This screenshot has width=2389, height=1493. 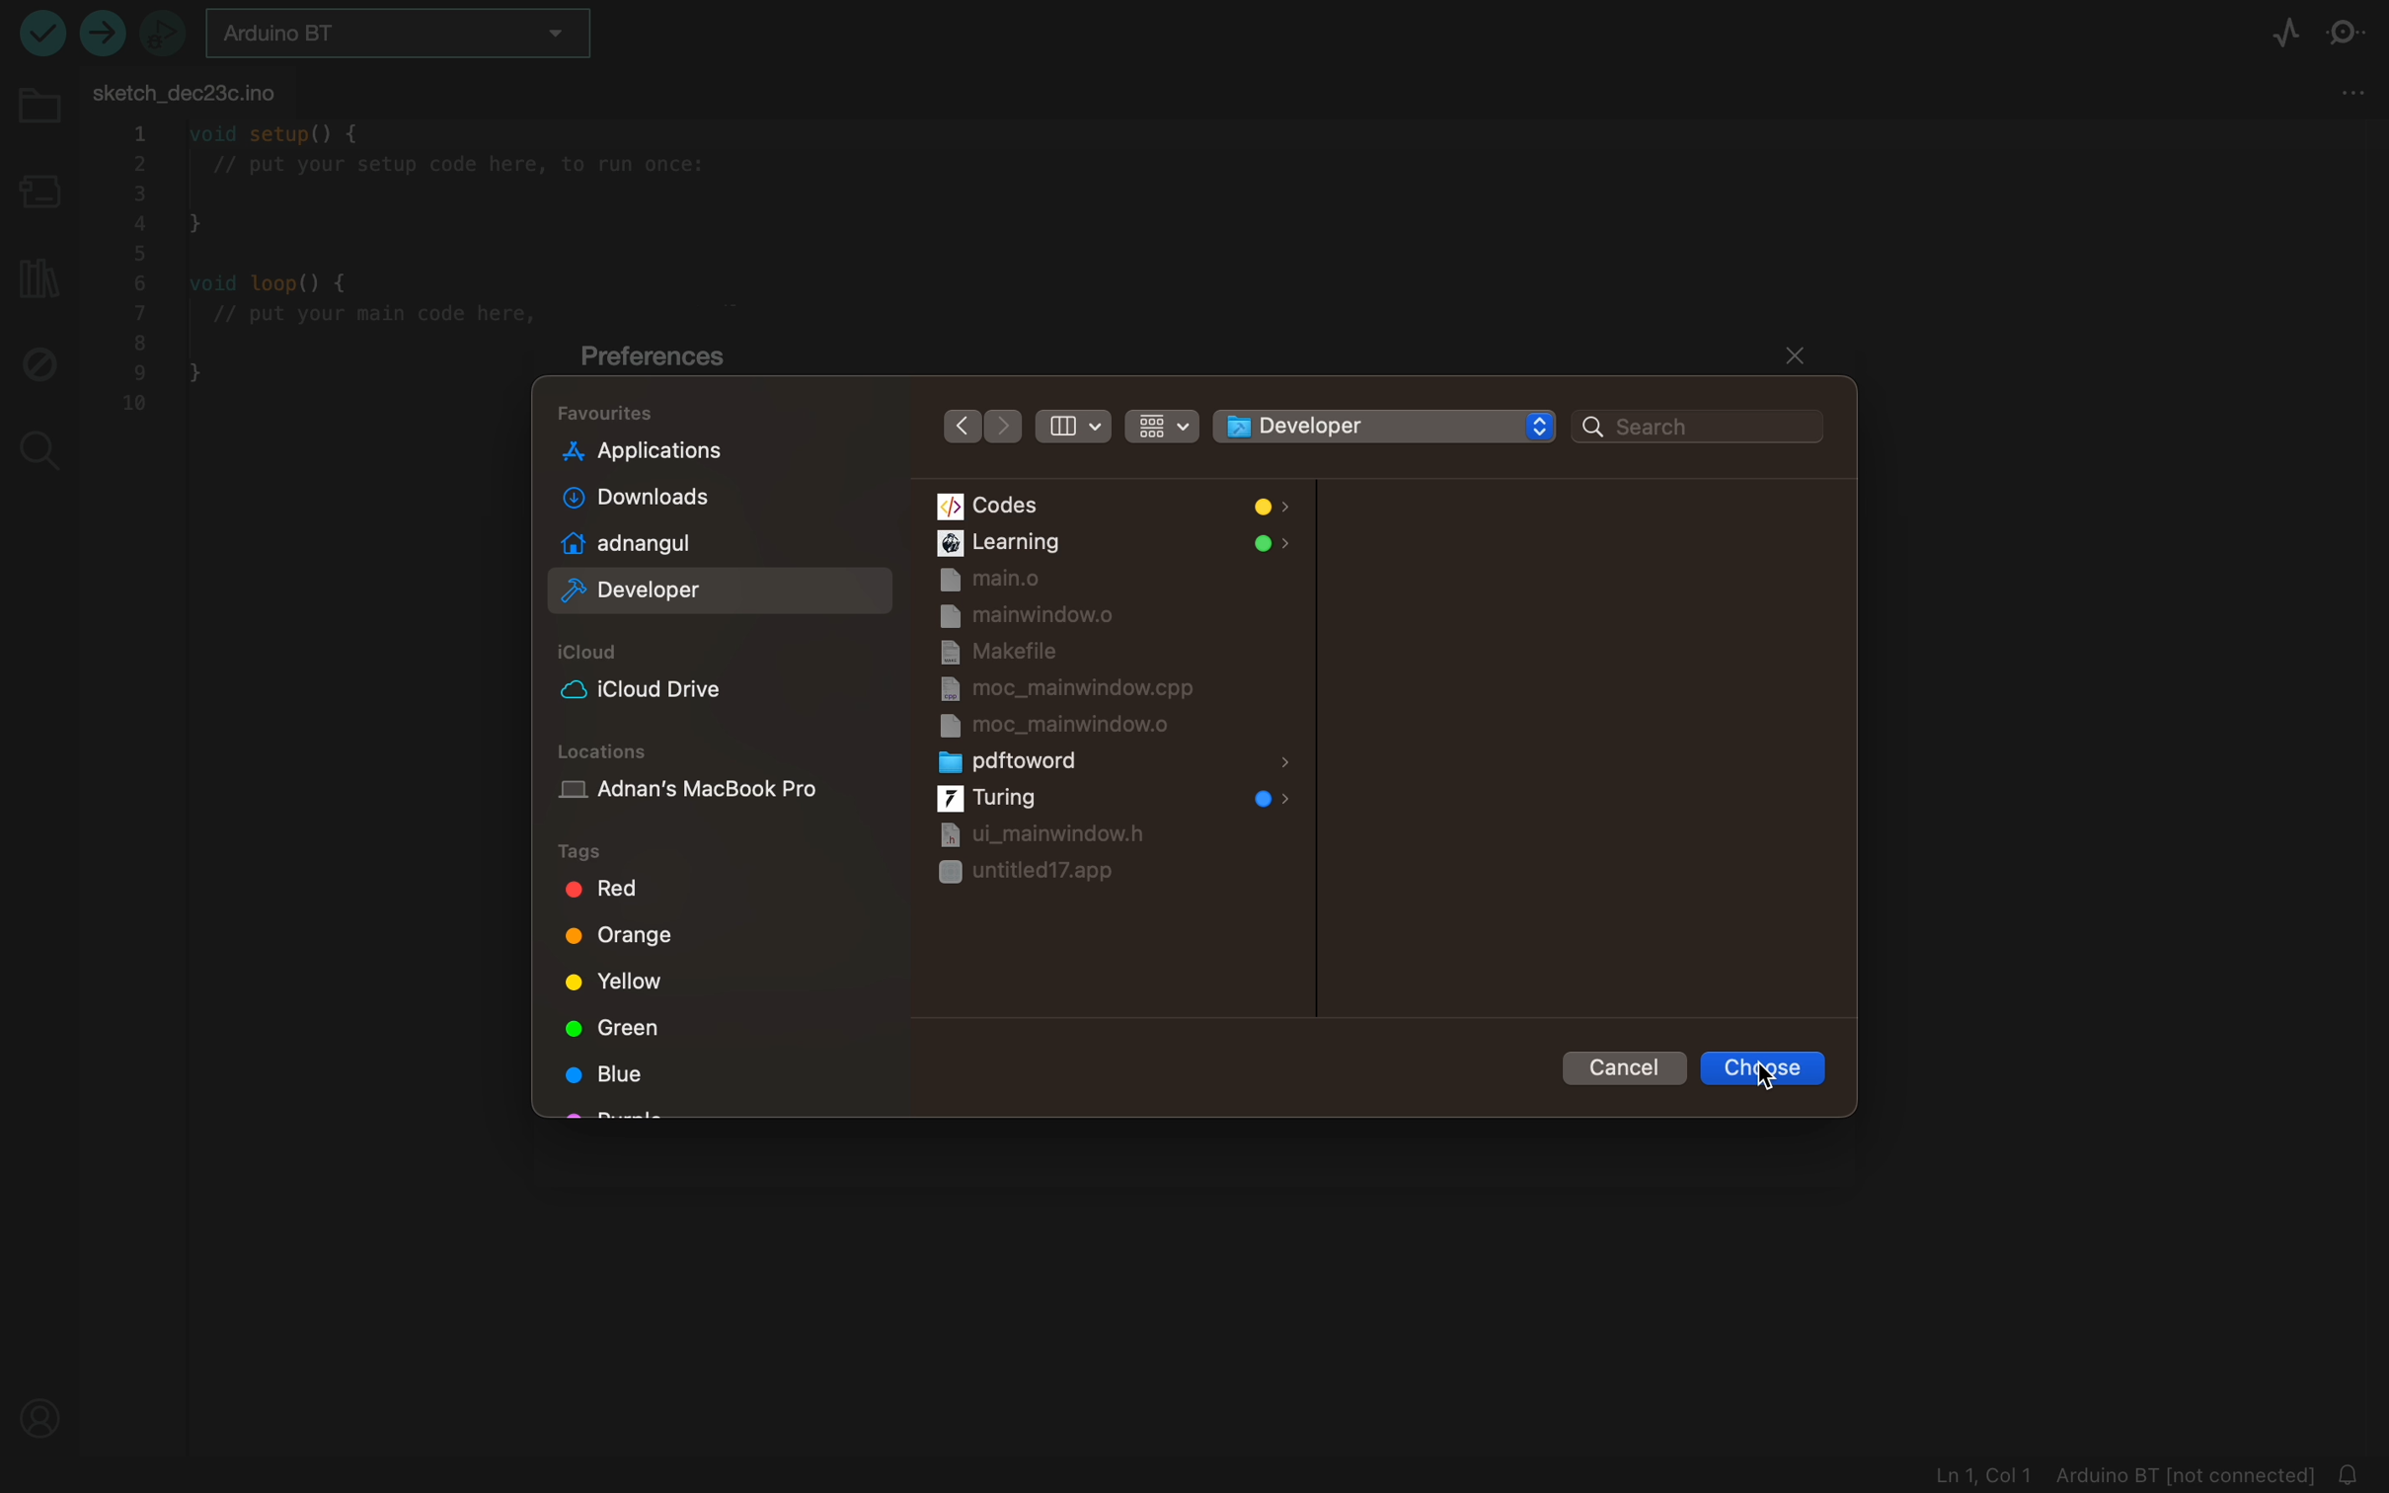 What do you see at coordinates (1794, 358) in the screenshot?
I see `close` at bounding box center [1794, 358].